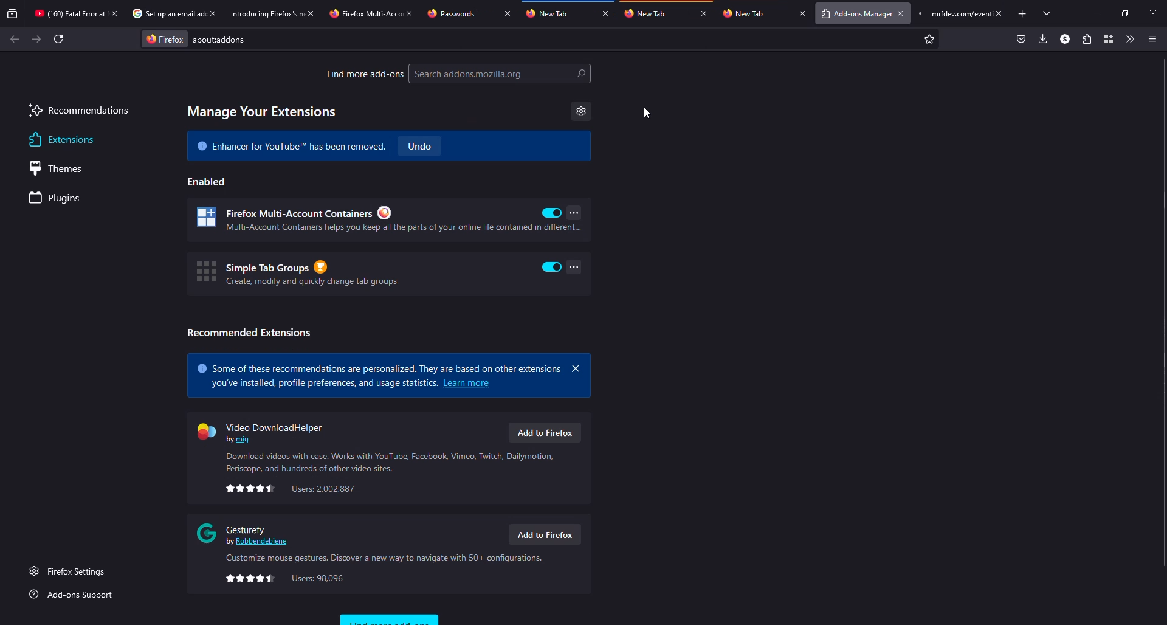 The height and width of the screenshot is (625, 1167). I want to click on undo, so click(419, 146).